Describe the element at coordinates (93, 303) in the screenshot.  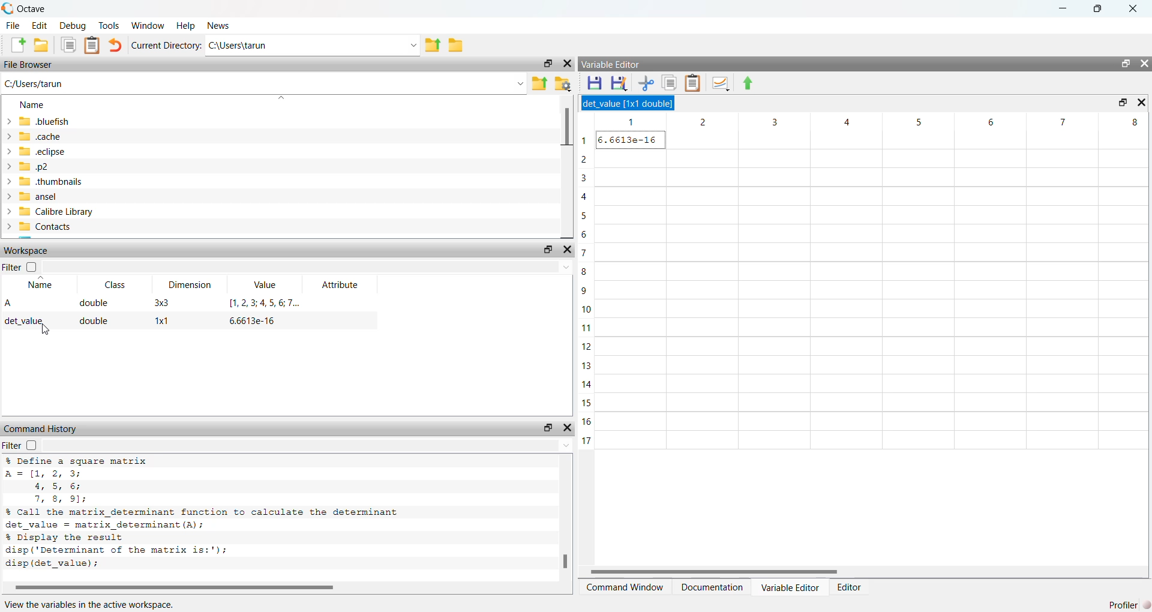
I see `double` at that location.